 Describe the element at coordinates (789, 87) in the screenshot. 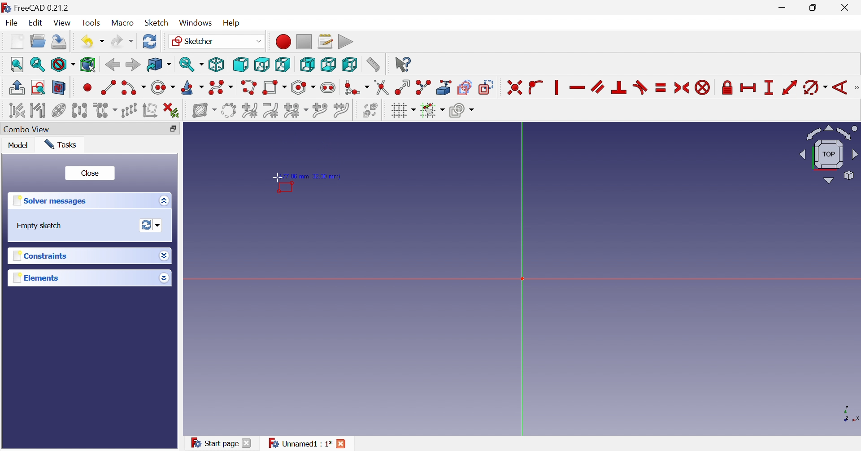

I see `Constrain distance` at that location.